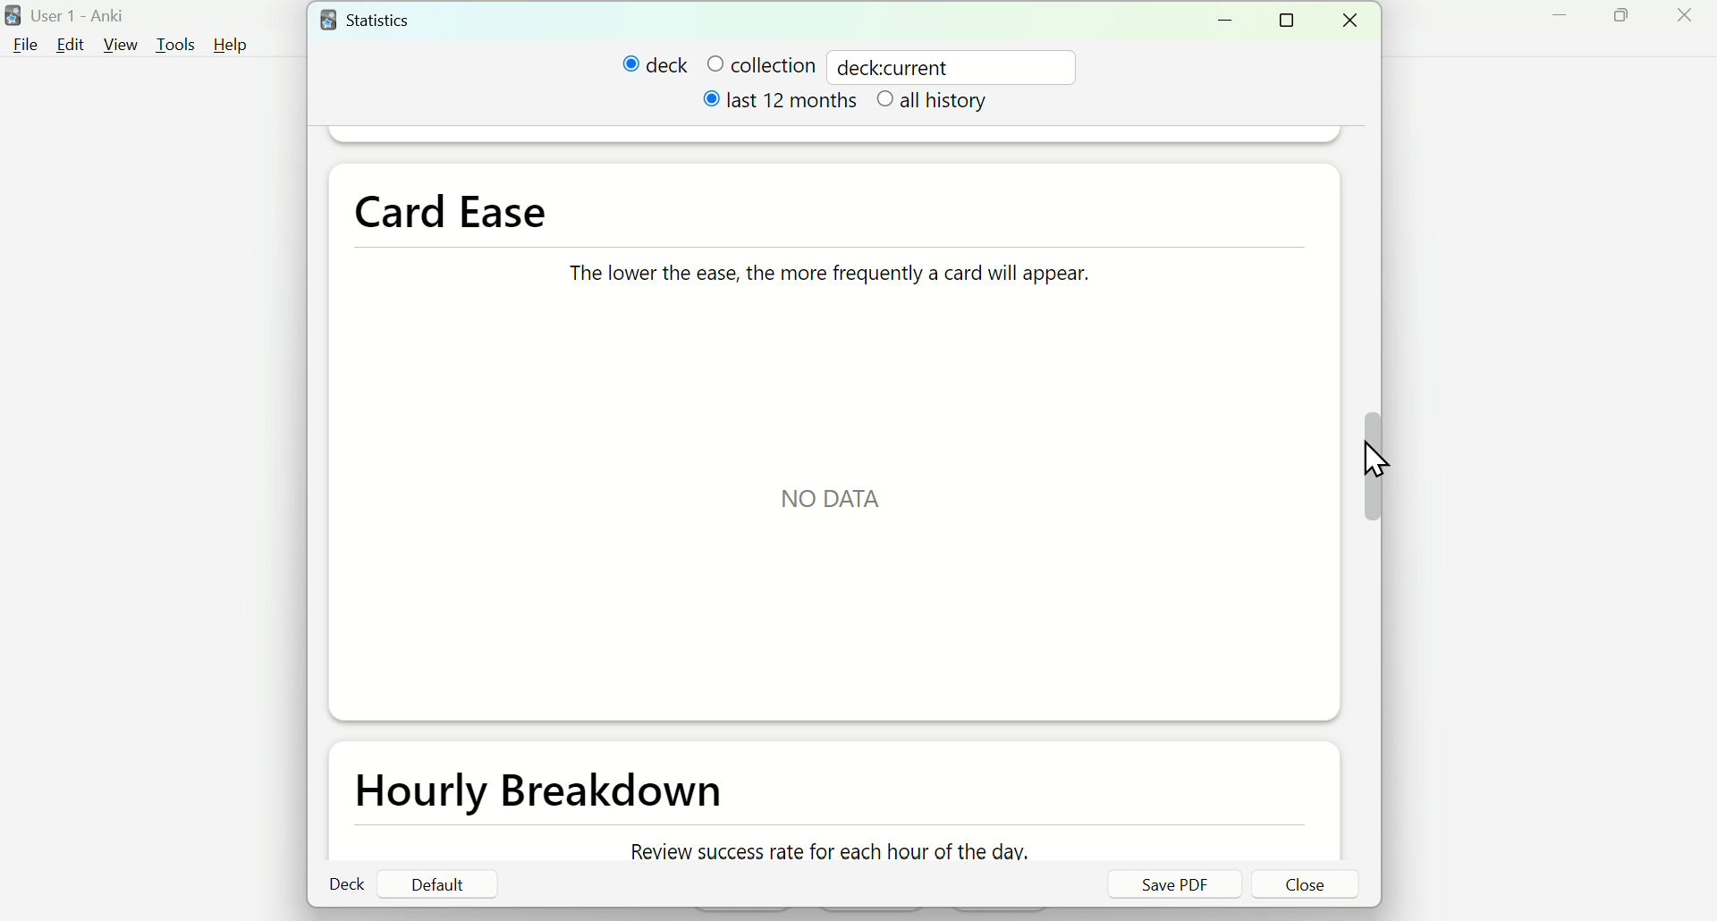 Image resolution: width=1717 pixels, height=921 pixels. I want to click on Hourly Report Card, so click(548, 794).